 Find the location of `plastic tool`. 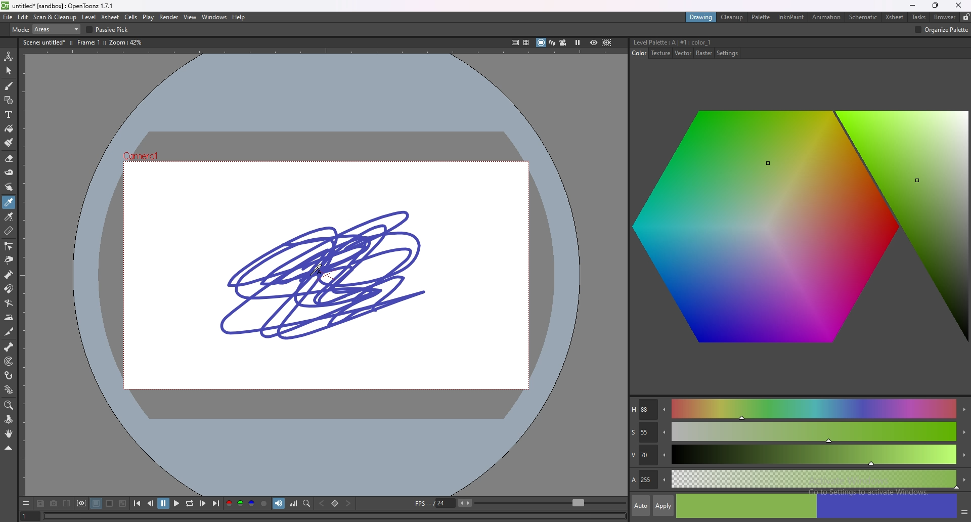

plastic tool is located at coordinates (9, 389).